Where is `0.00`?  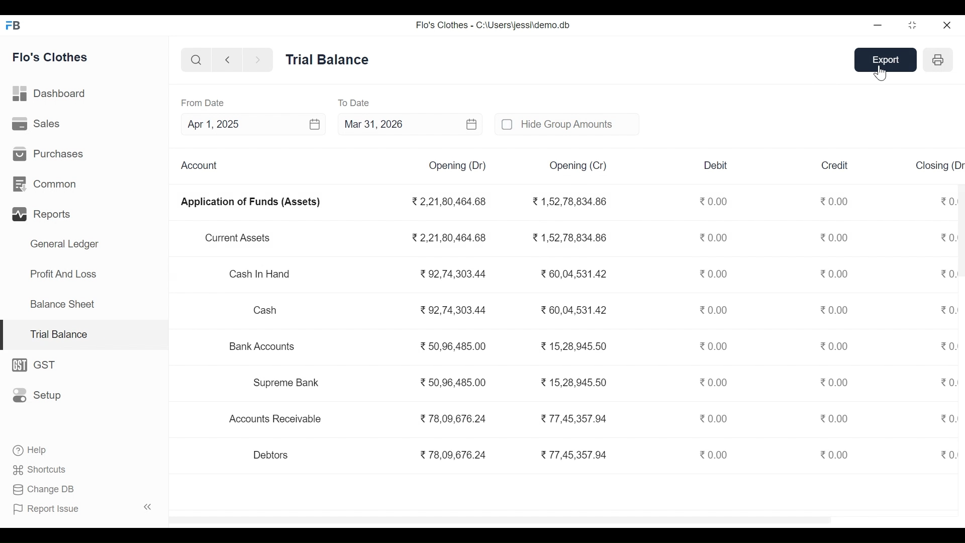 0.00 is located at coordinates (834, 382).